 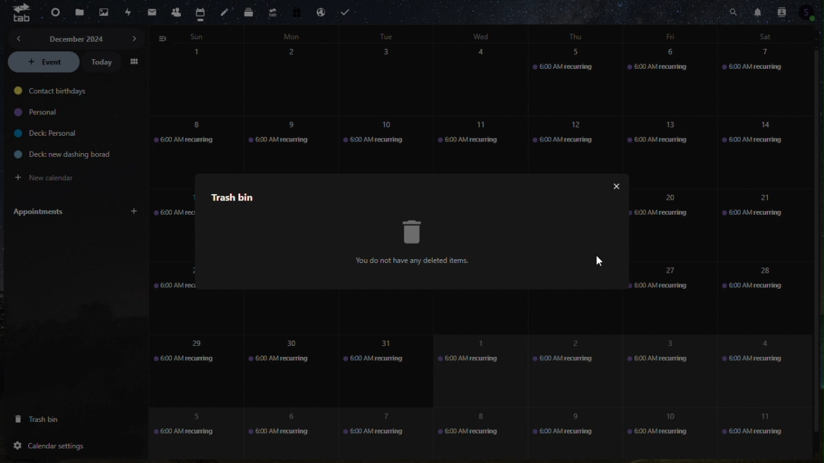 What do you see at coordinates (348, 10) in the screenshot?
I see `Task` at bounding box center [348, 10].